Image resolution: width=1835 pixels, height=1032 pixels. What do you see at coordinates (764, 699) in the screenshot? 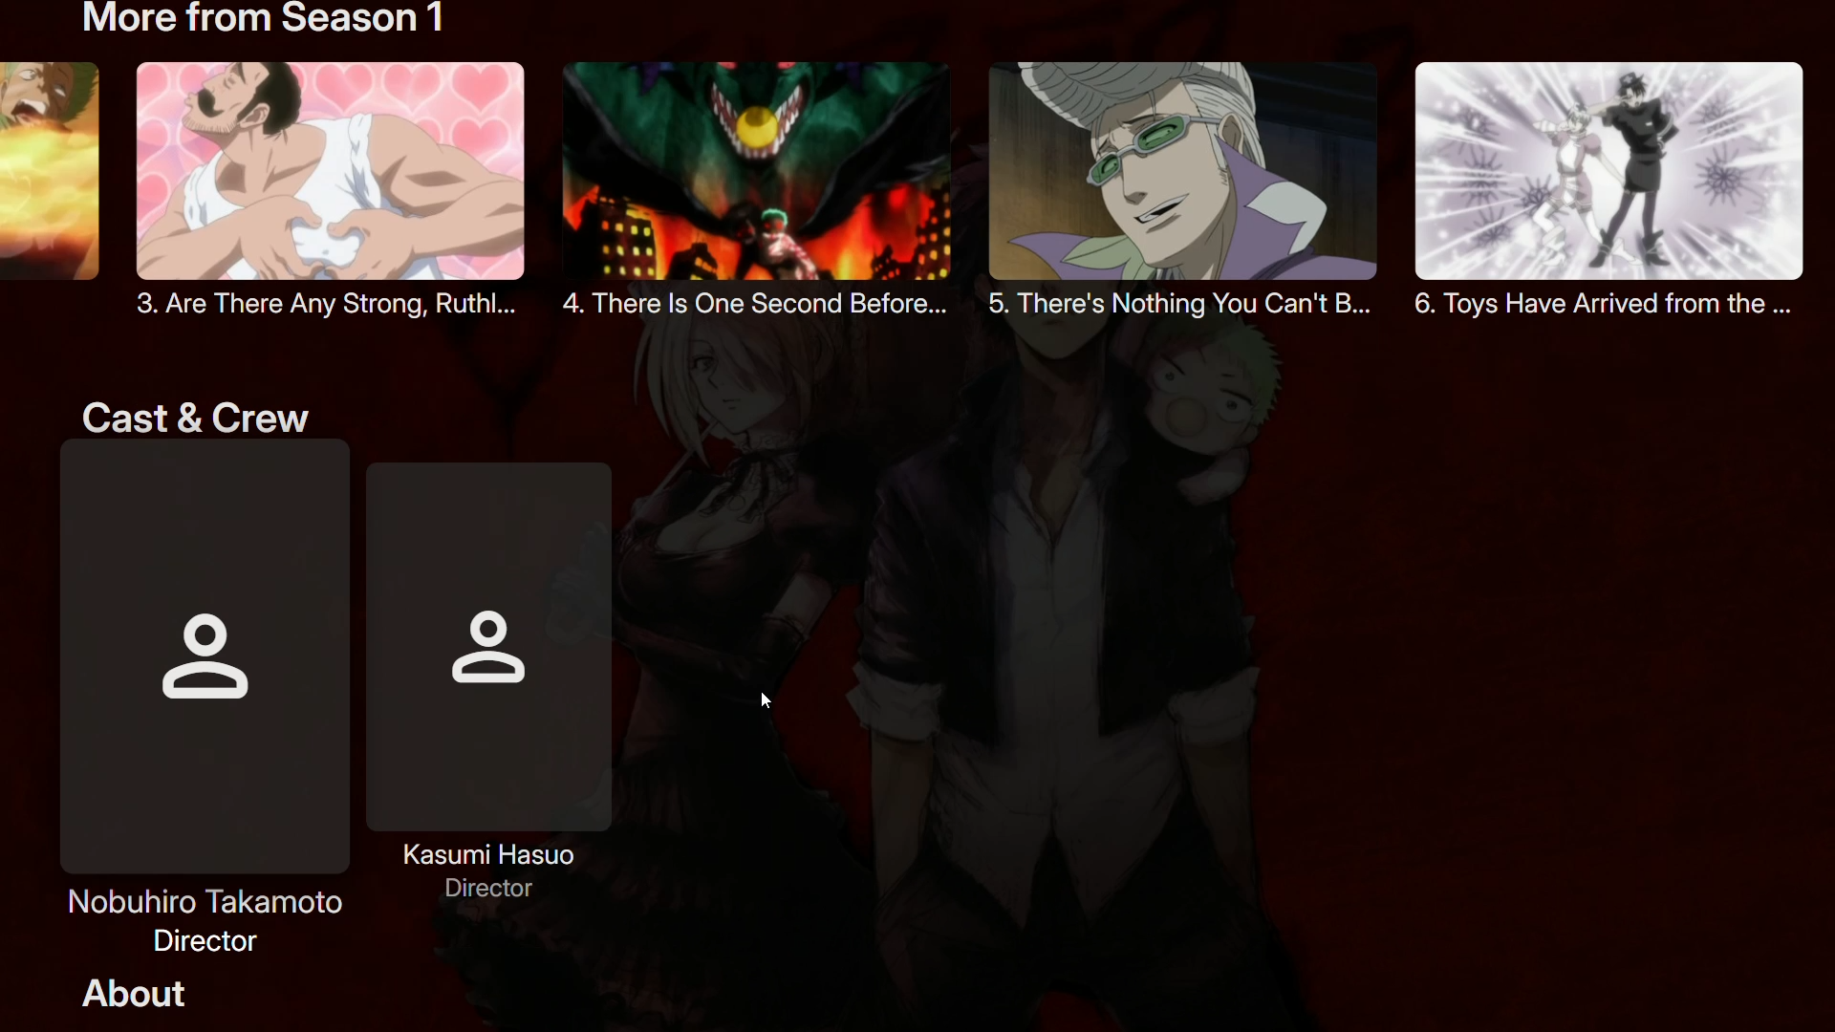
I see `Cursor` at bounding box center [764, 699].